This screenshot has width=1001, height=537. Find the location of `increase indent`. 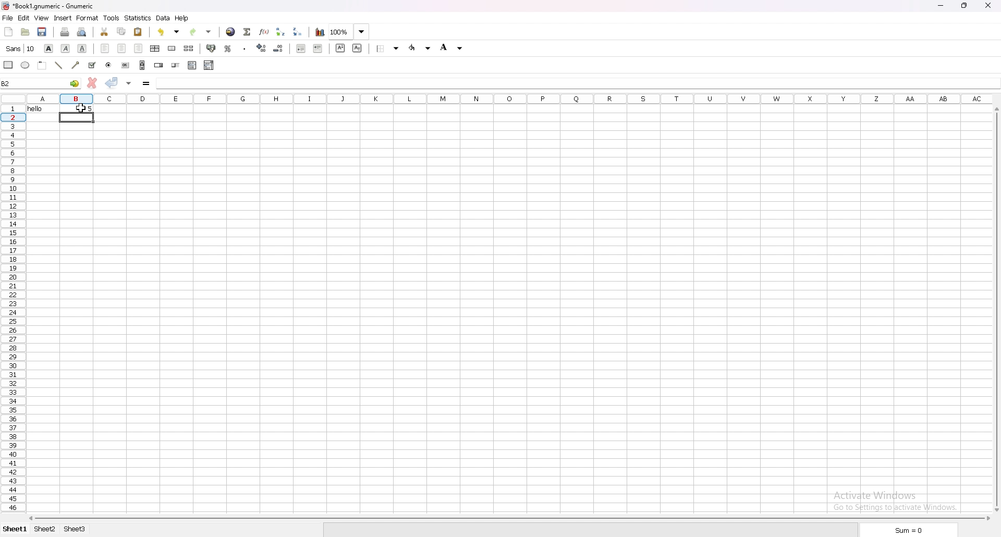

increase indent is located at coordinates (318, 48).